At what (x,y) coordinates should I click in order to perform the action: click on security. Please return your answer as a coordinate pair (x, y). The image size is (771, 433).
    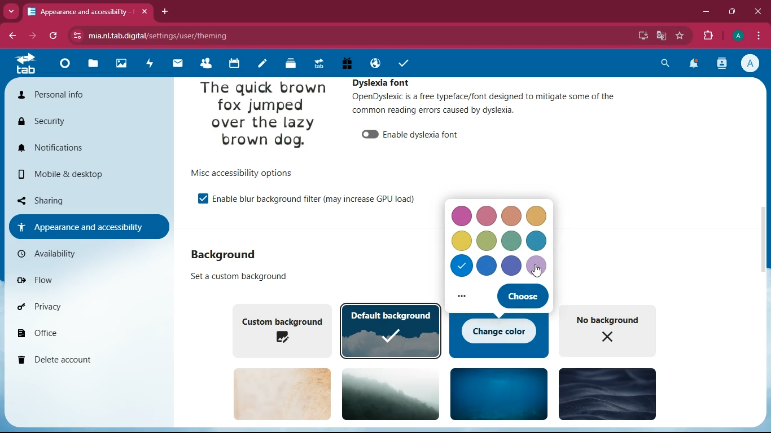
    Looking at the image, I should click on (64, 121).